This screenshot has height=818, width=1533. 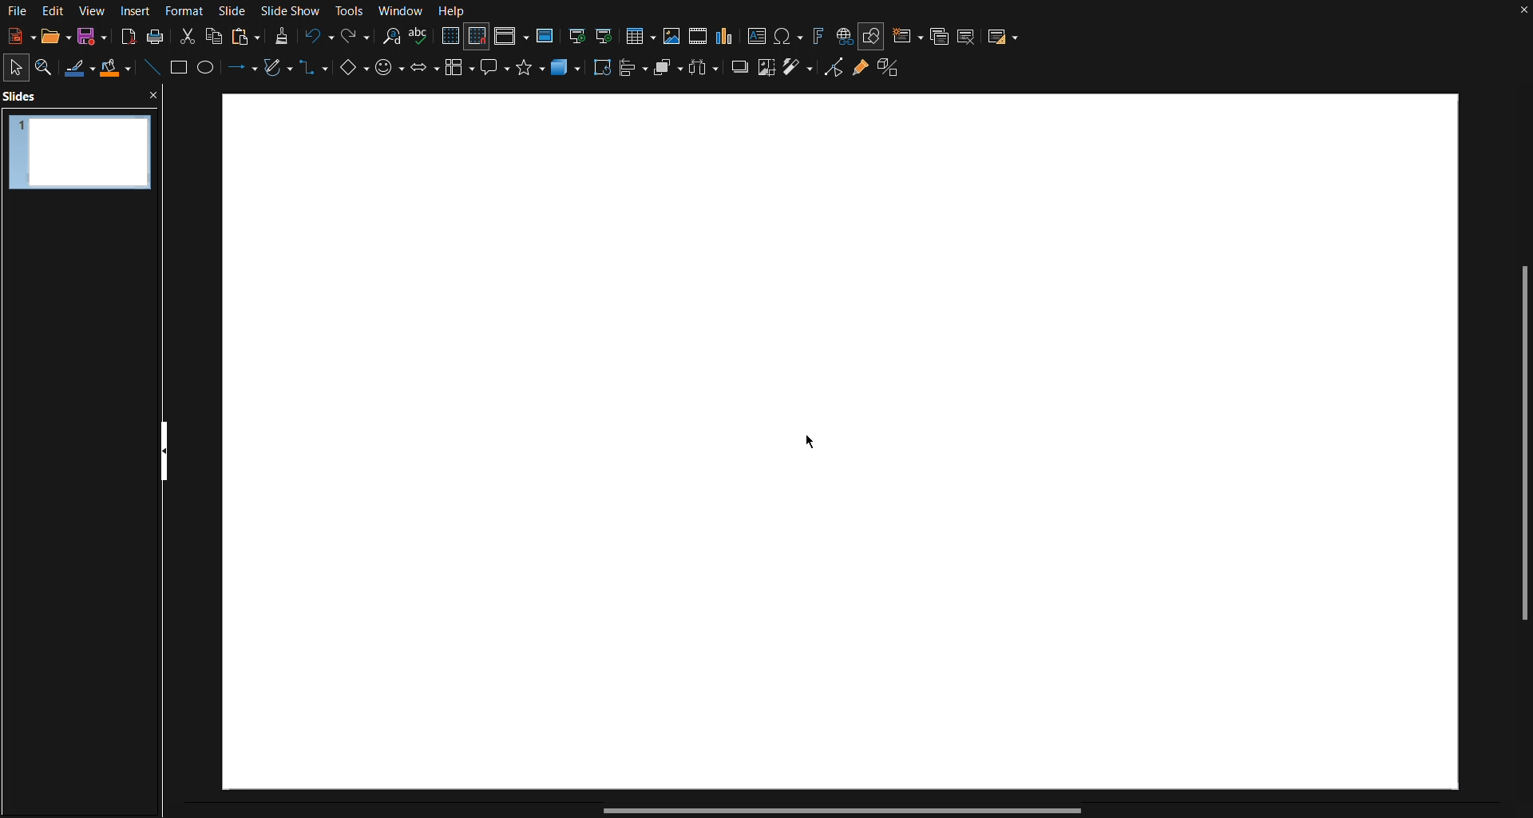 I want to click on Help, so click(x=453, y=11).